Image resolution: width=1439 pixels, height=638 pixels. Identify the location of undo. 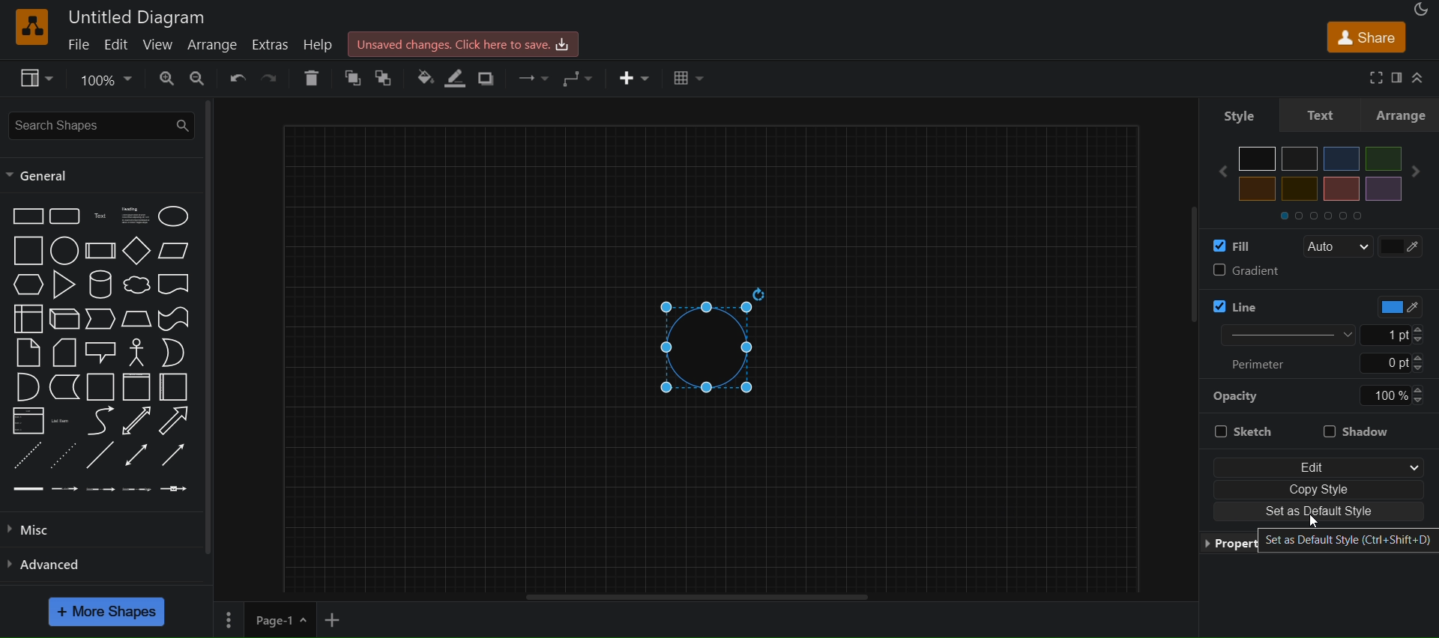
(236, 77).